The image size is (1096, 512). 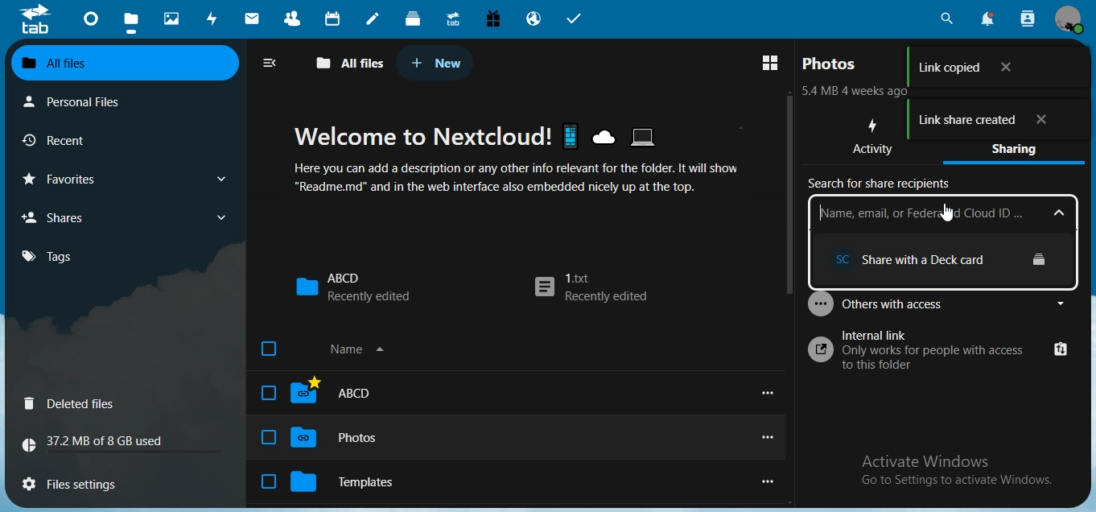 I want to click on Photos, so click(x=352, y=440).